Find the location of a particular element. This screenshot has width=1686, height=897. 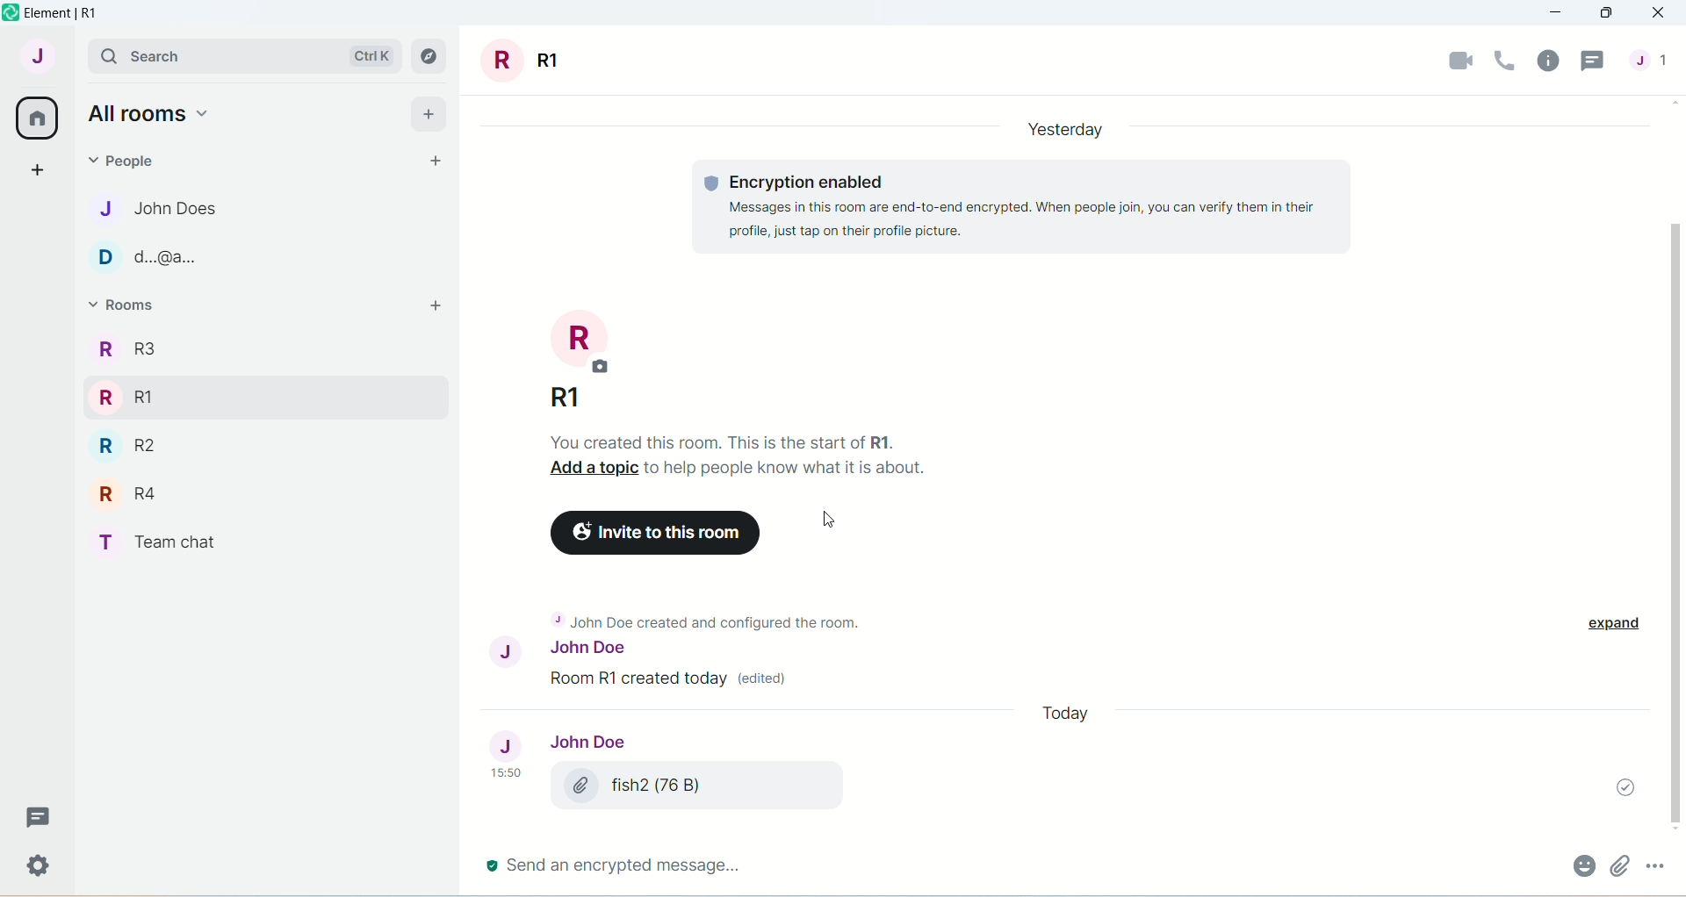

R RI is located at coordinates (126, 398).